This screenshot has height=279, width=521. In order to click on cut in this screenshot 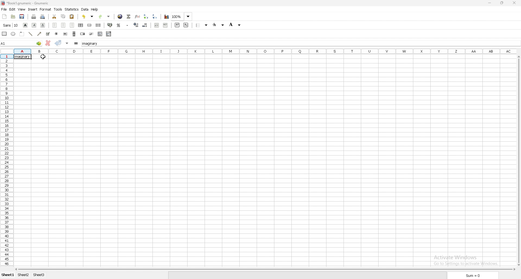, I will do `click(54, 17)`.